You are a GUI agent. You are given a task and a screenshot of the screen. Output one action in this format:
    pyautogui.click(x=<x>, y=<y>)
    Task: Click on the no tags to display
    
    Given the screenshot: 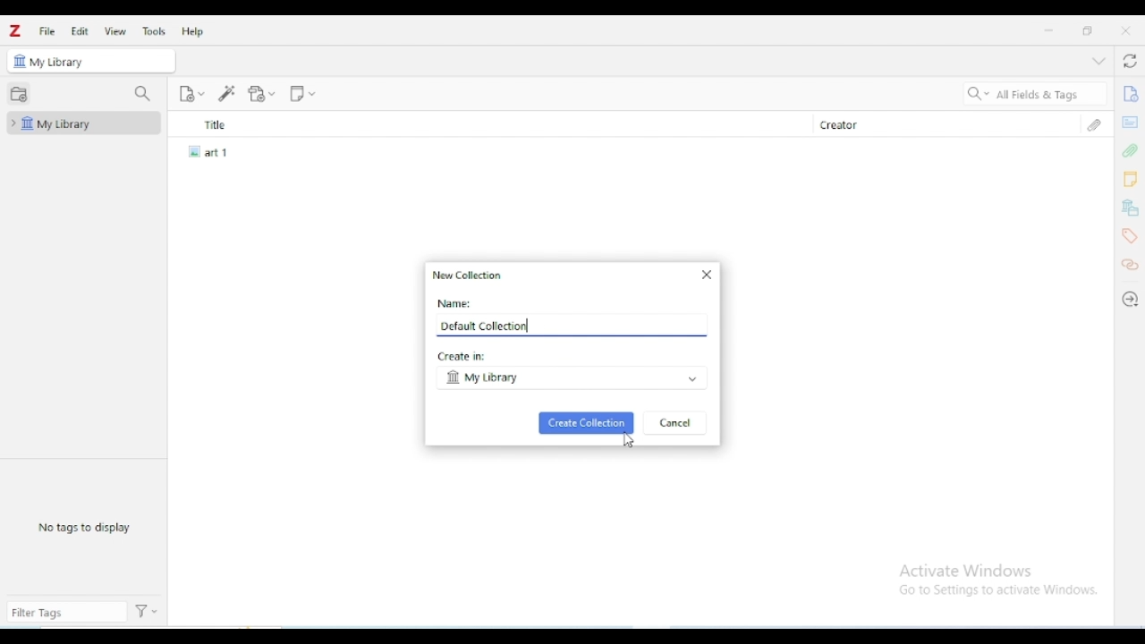 What is the action you would take?
    pyautogui.click(x=84, y=526)
    